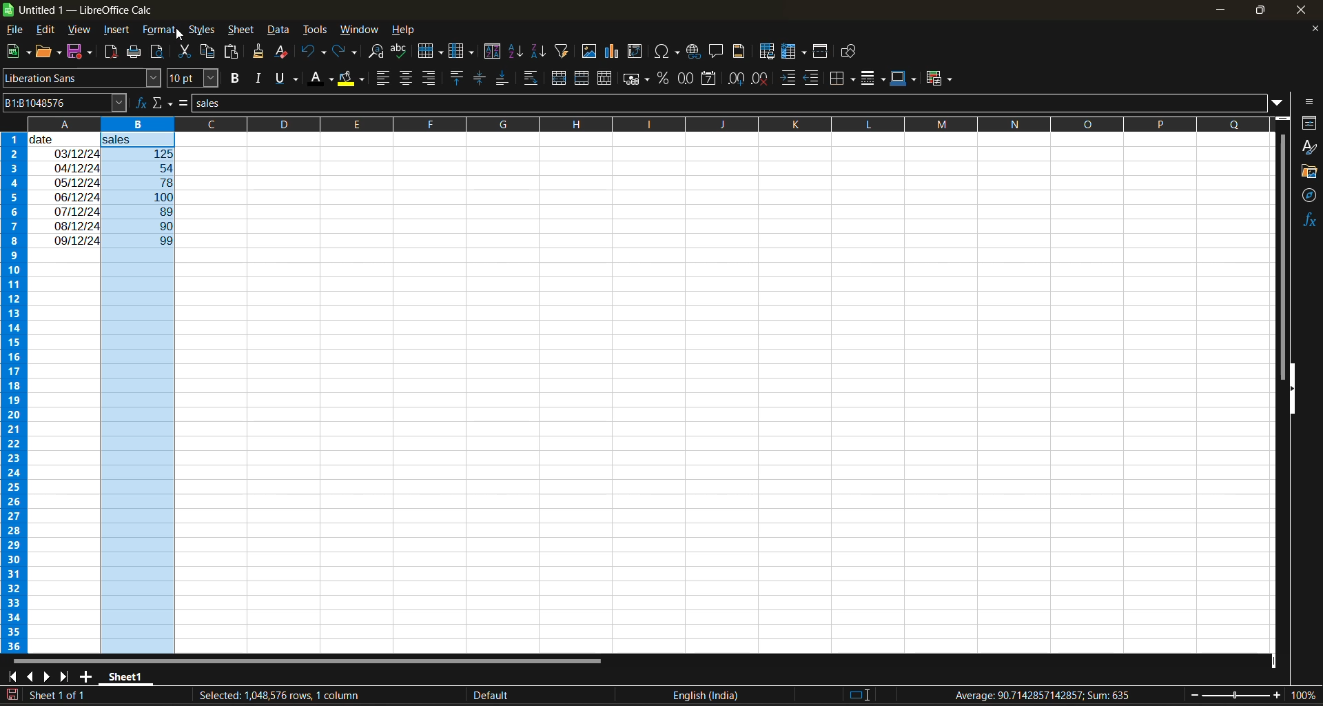  I want to click on clone formatting, so click(261, 52).